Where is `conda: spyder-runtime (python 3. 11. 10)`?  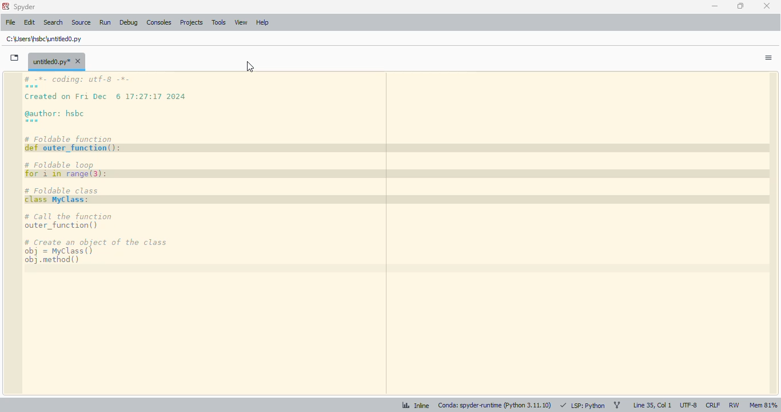
conda: spyder-runtime (python 3. 11. 10) is located at coordinates (495, 405).